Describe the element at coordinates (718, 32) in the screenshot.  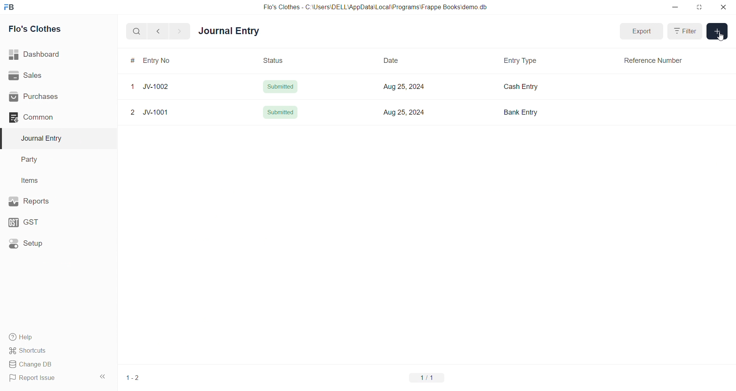
I see `Add Entry` at that location.